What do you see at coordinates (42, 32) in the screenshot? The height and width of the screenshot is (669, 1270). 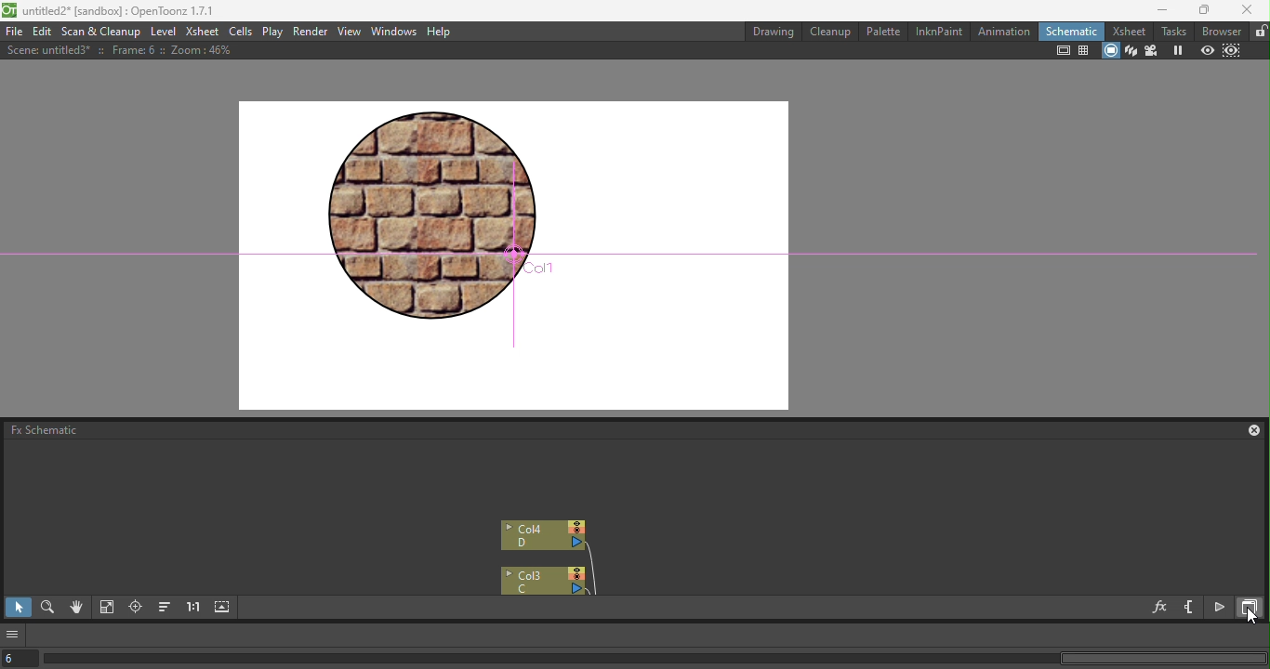 I see `Edit` at bounding box center [42, 32].